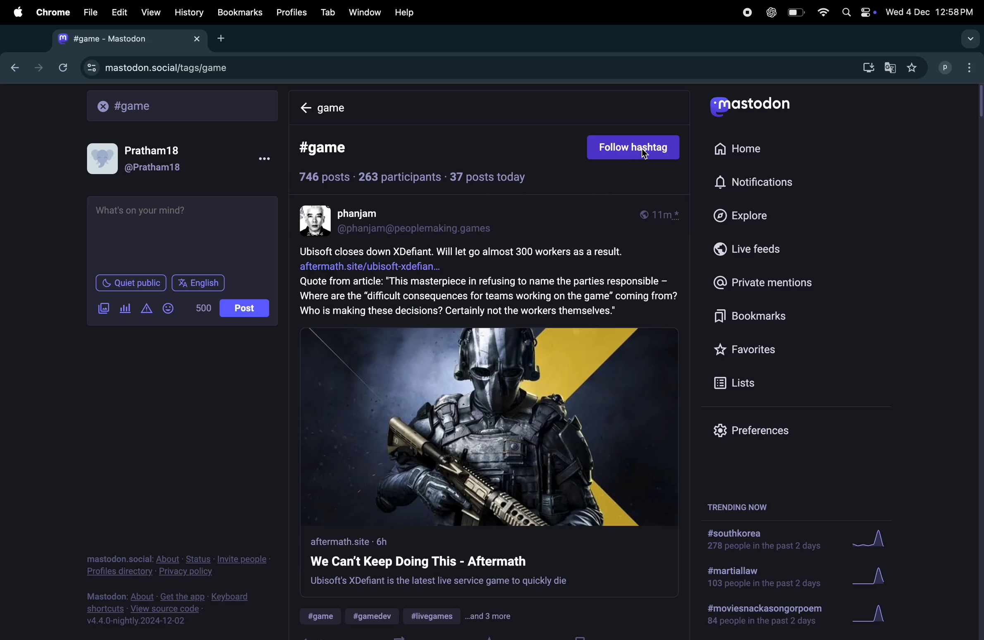 Image resolution: width=984 pixels, height=640 pixels. What do you see at coordinates (433, 617) in the screenshot?
I see `#live games` at bounding box center [433, 617].